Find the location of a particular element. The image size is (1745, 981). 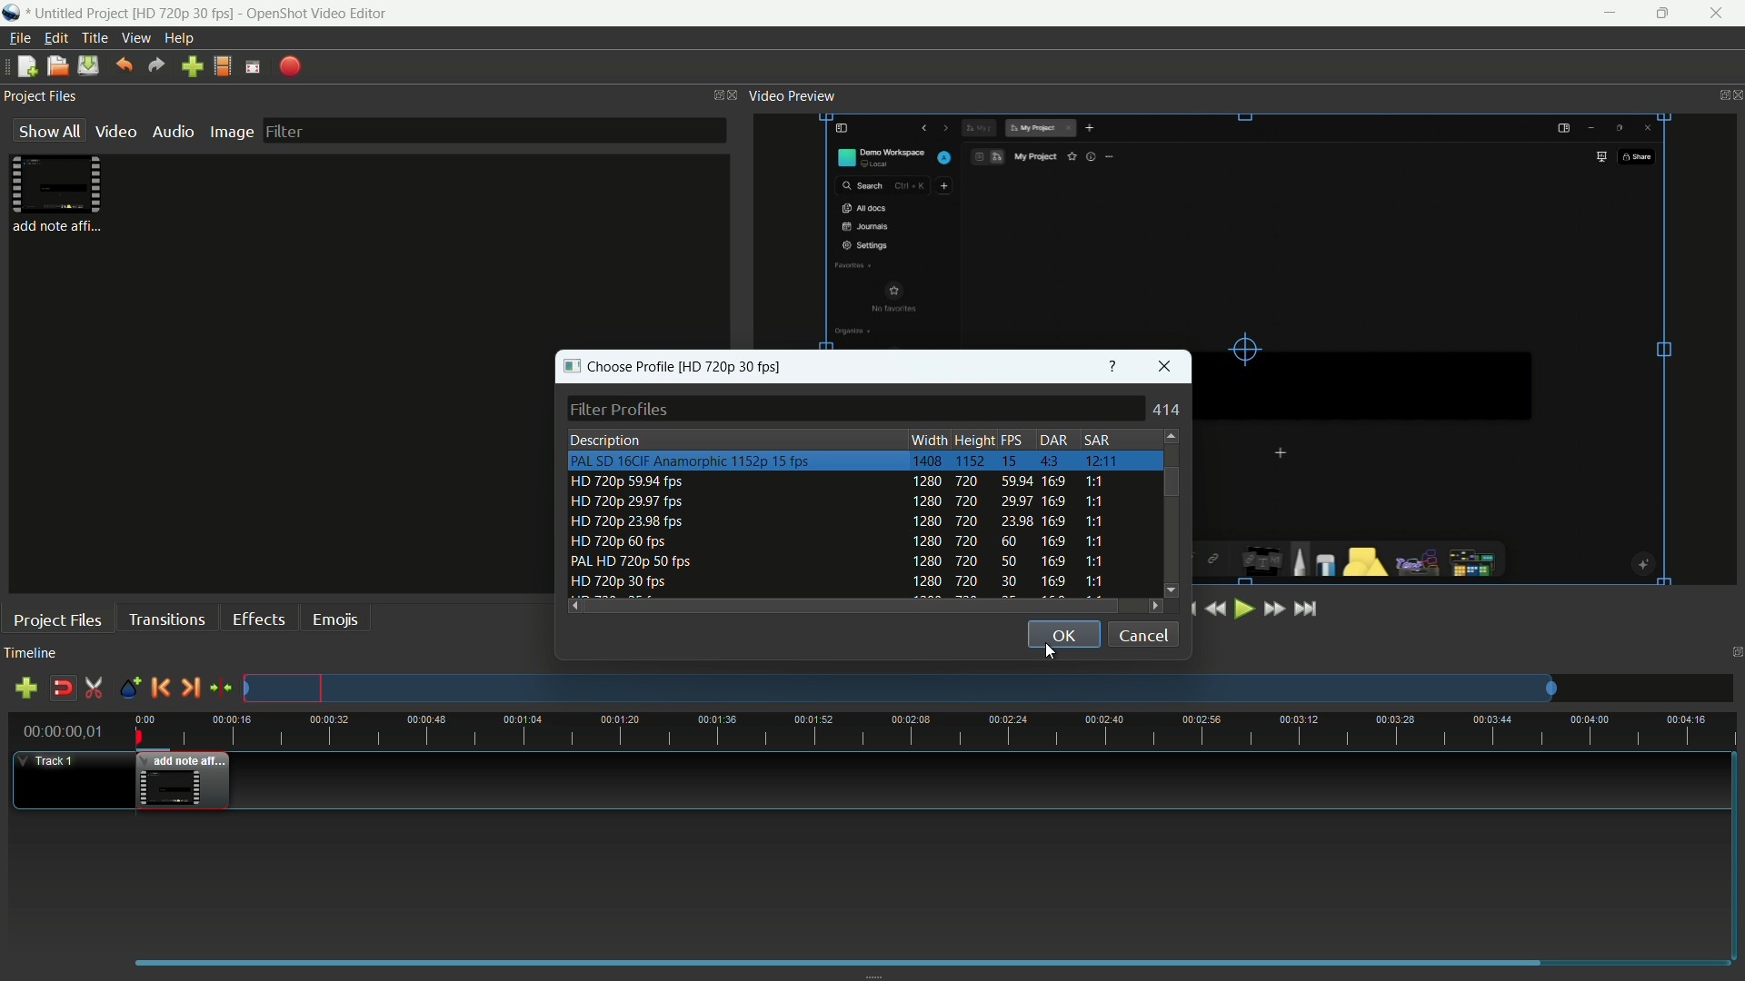

close app is located at coordinates (1722, 14).